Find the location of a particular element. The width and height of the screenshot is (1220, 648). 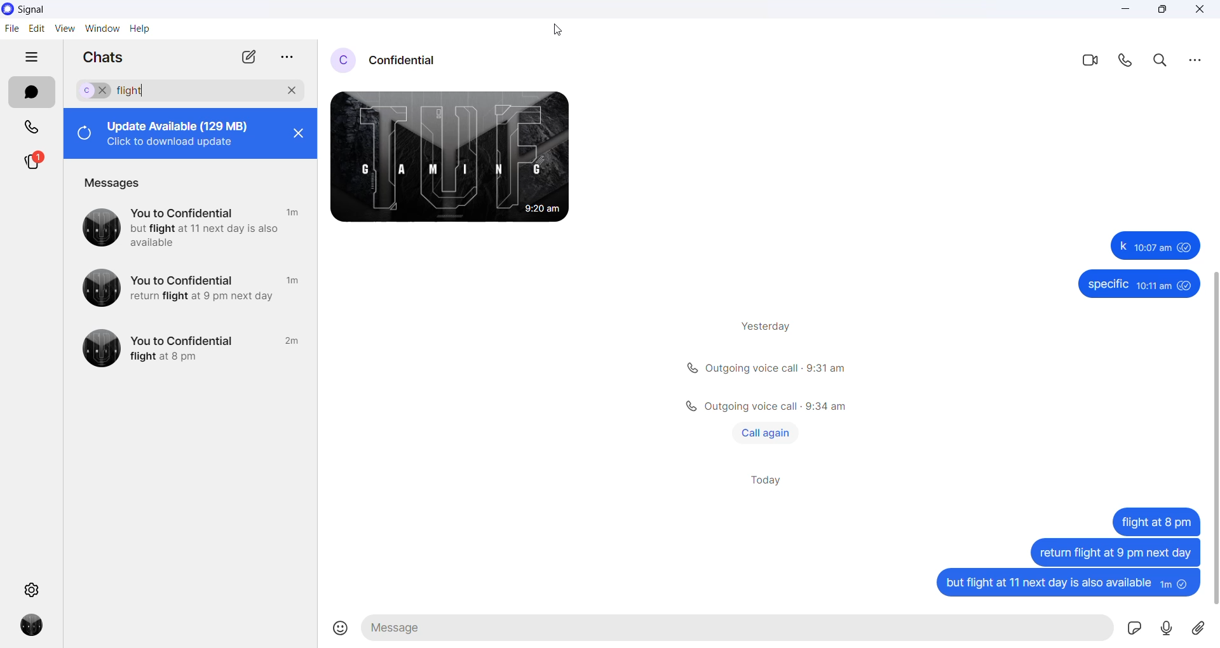

 is located at coordinates (1155, 521).